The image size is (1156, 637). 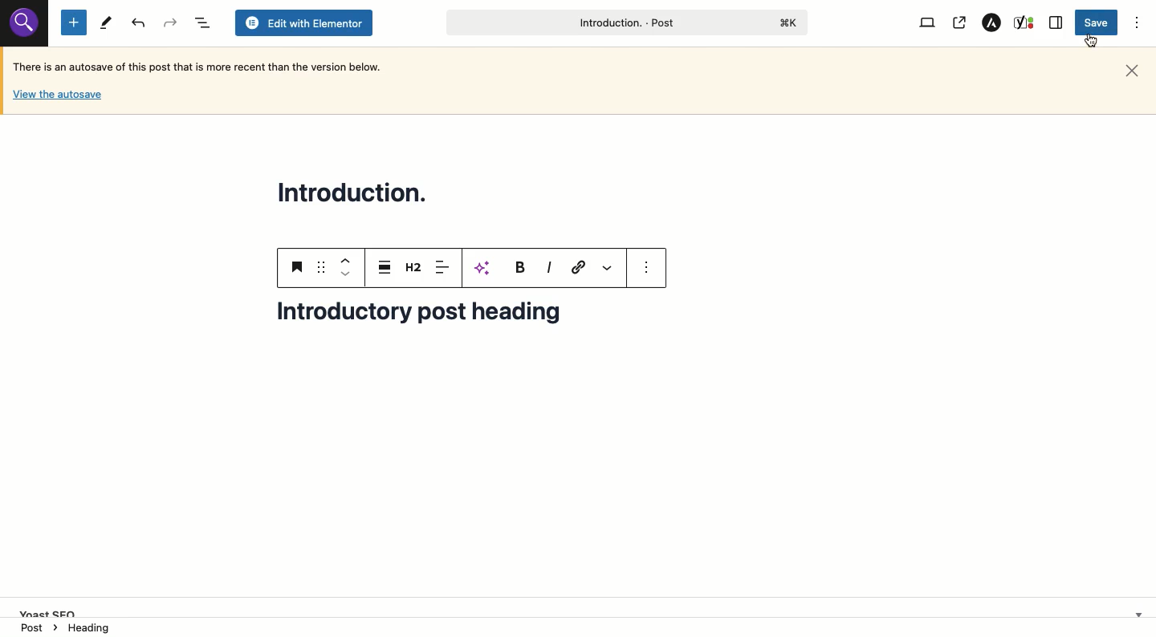 What do you see at coordinates (202, 66) in the screenshot?
I see `Autosave text` at bounding box center [202, 66].